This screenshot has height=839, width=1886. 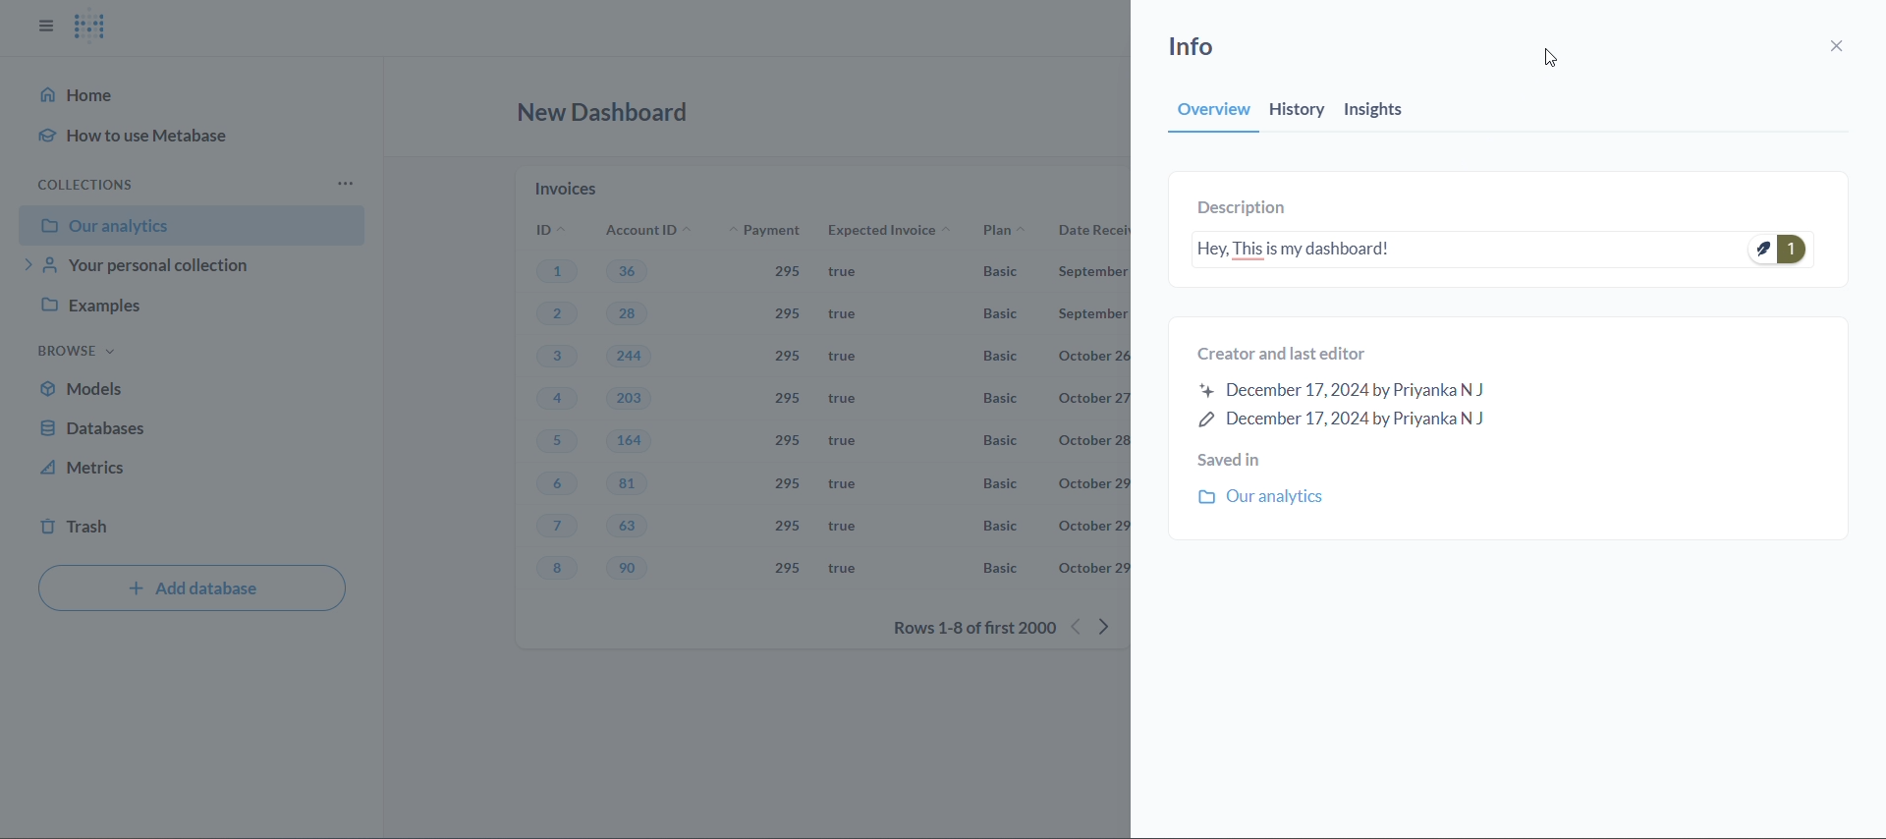 What do you see at coordinates (1093, 274) in the screenshot?
I see `September` at bounding box center [1093, 274].